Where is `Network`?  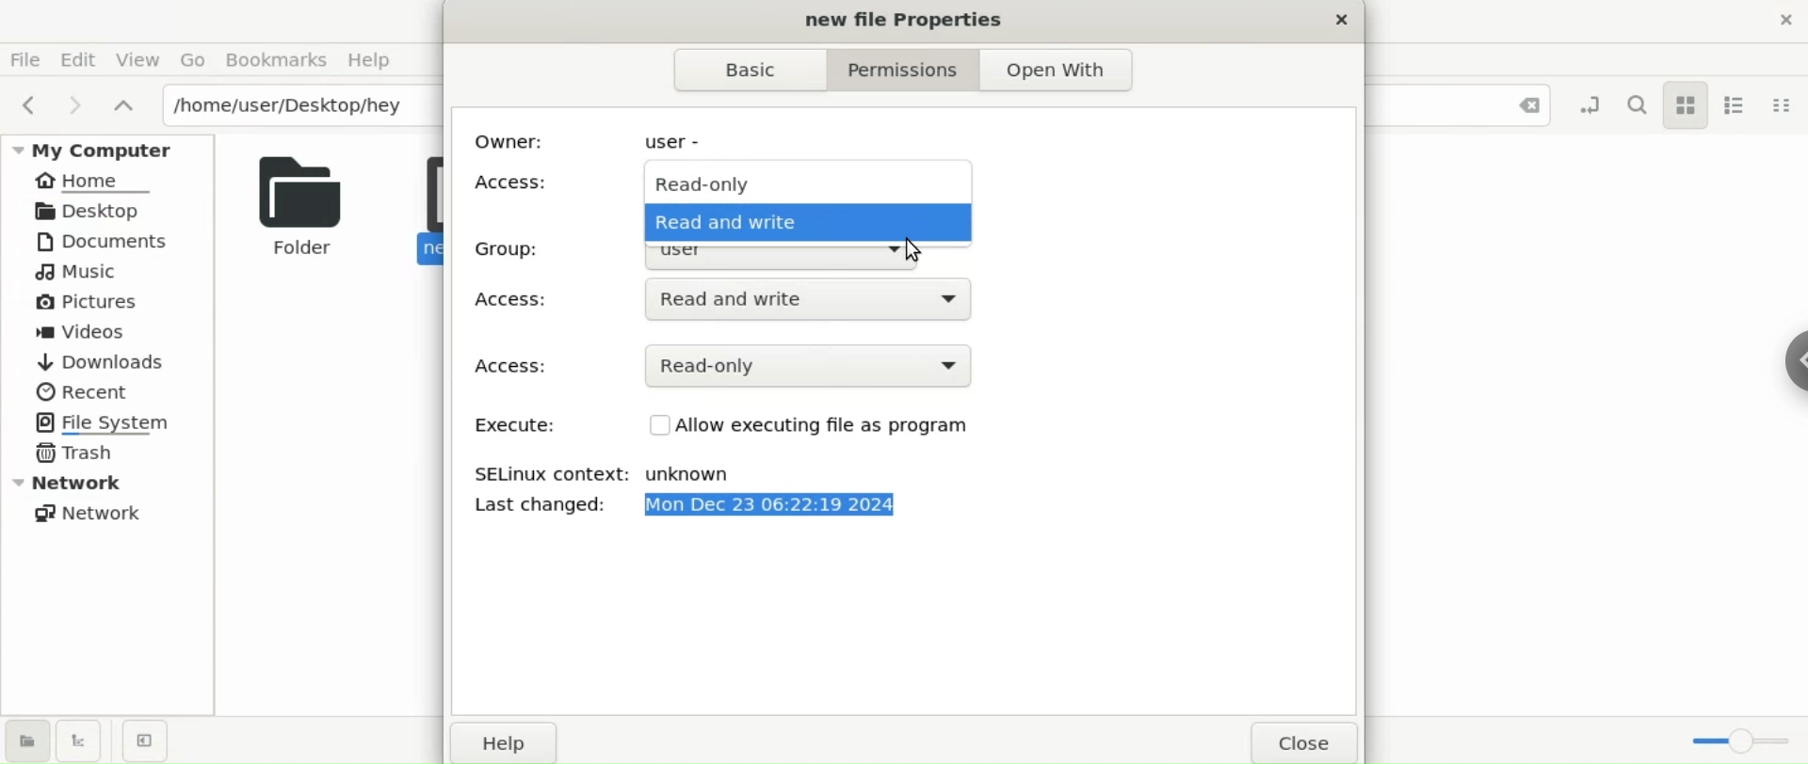
Network is located at coordinates (113, 482).